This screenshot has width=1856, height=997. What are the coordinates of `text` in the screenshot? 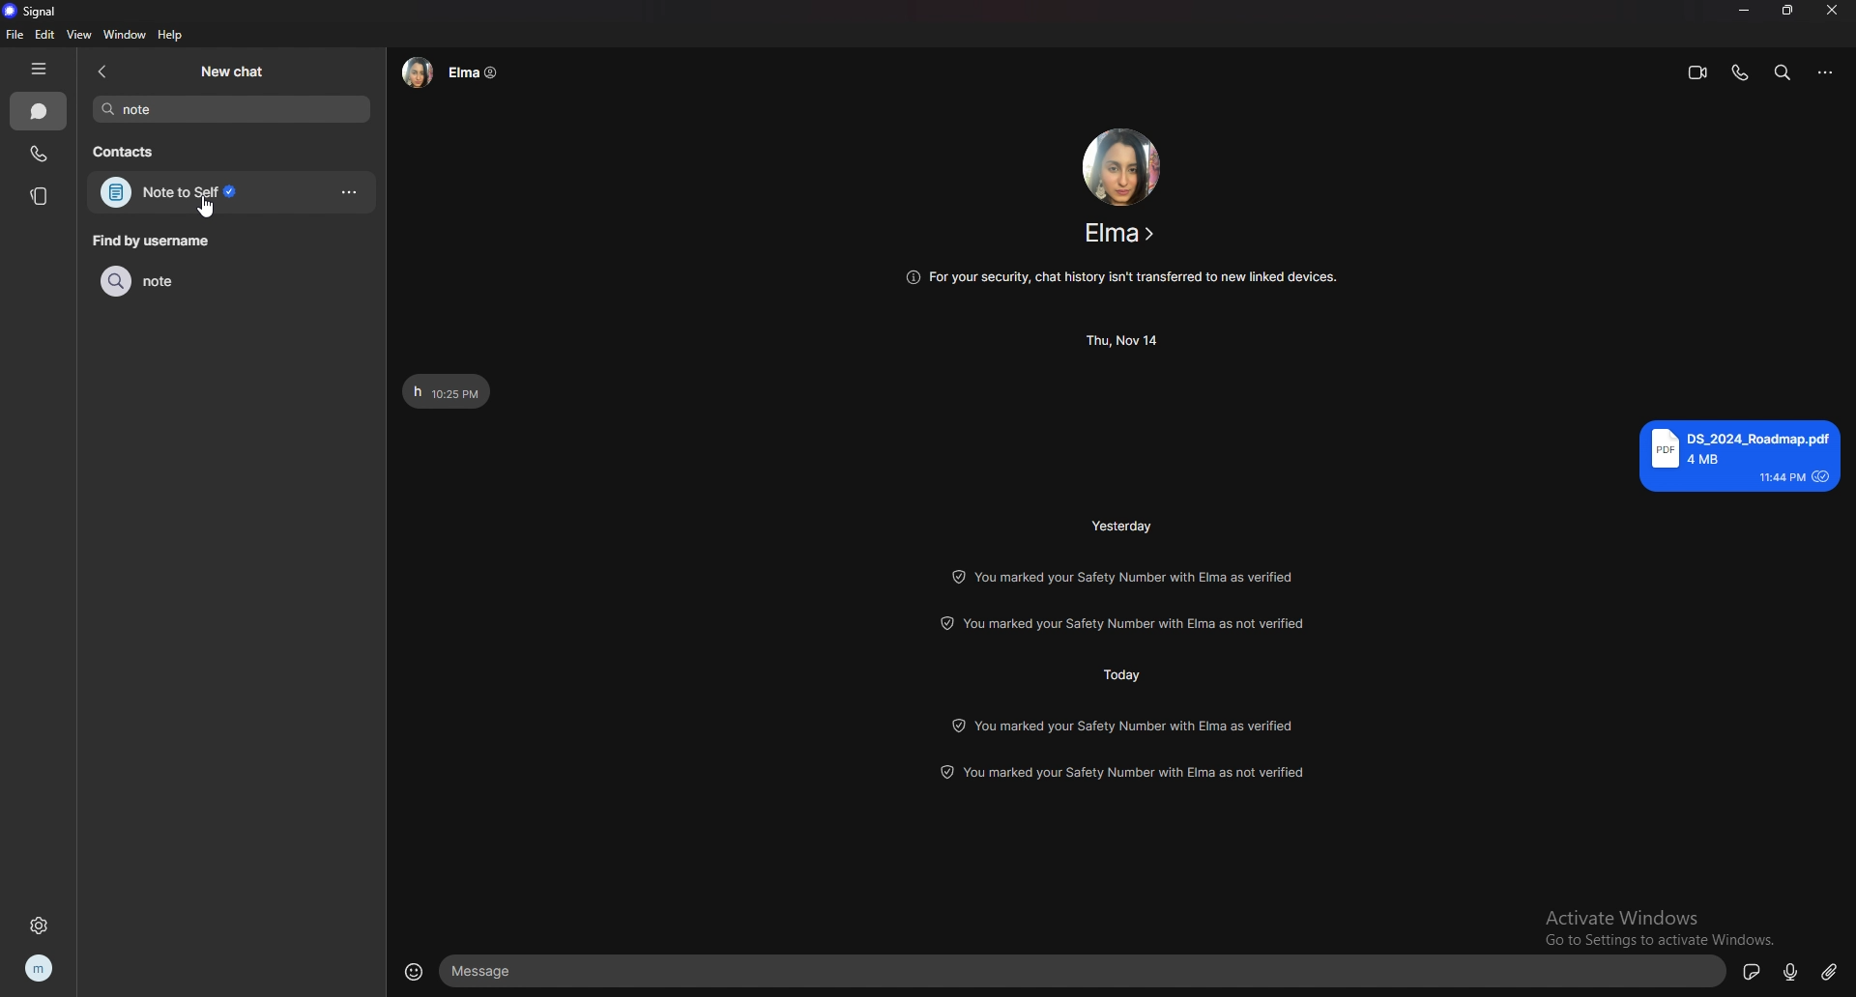 It's located at (448, 392).